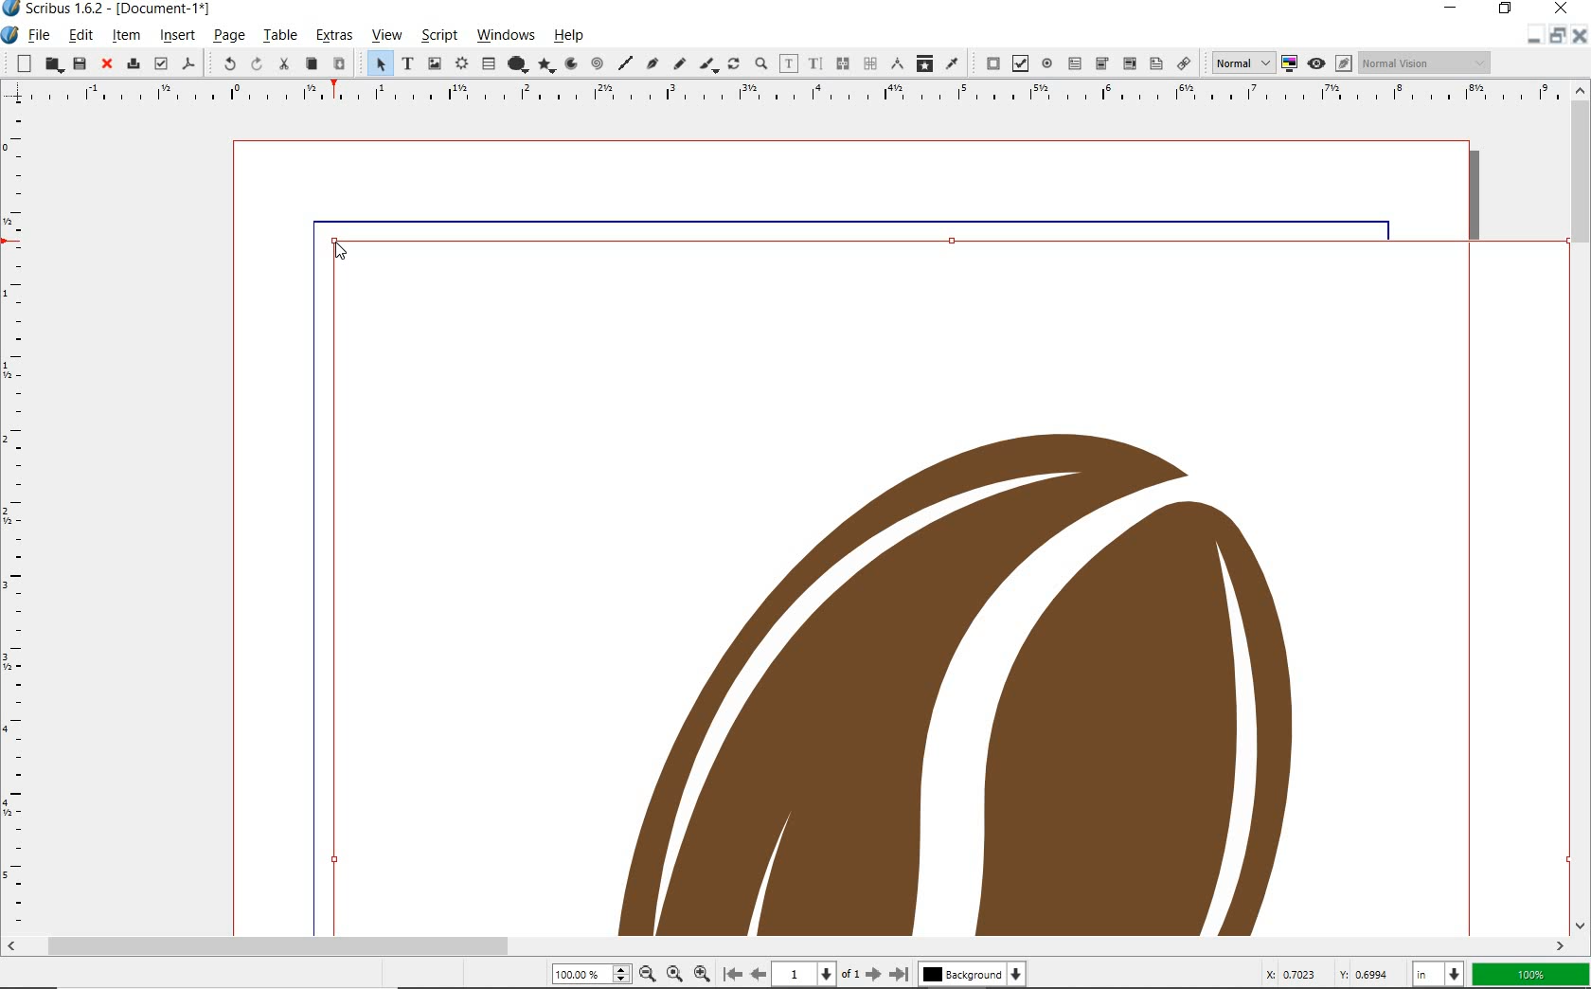 The height and width of the screenshot is (989, 1591). I want to click on select item, so click(375, 63).